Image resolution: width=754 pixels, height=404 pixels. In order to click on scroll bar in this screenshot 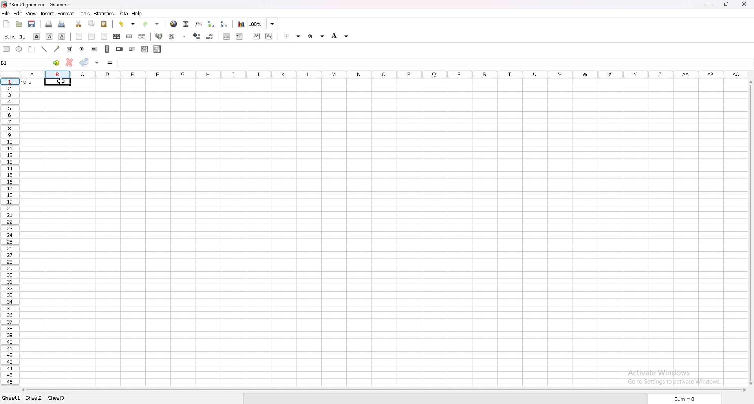, I will do `click(384, 390)`.